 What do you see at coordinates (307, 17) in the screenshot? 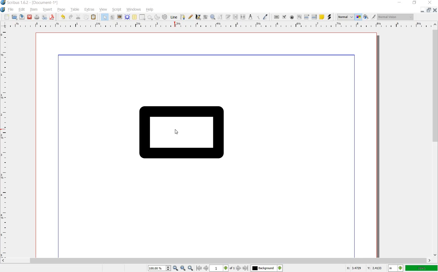
I see `pdf combo box` at bounding box center [307, 17].